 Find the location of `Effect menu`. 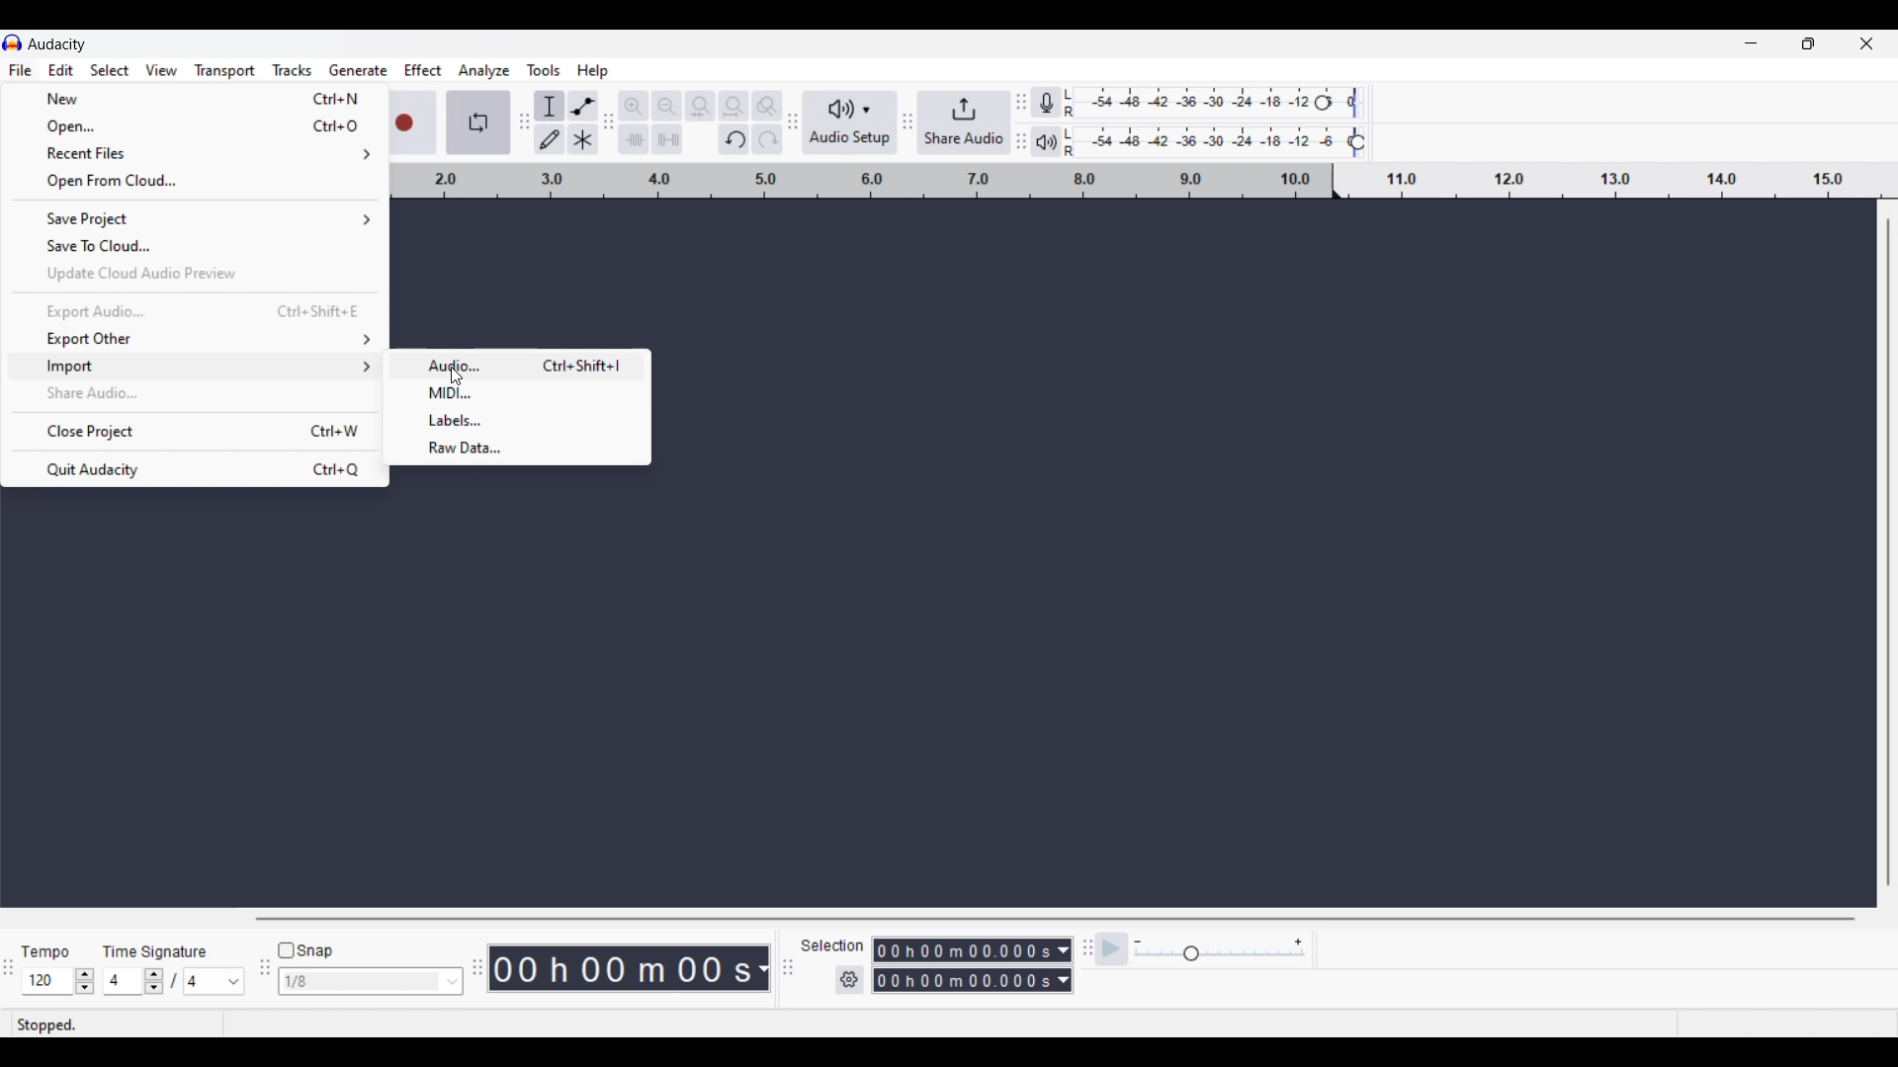

Effect menu is located at coordinates (423, 70).